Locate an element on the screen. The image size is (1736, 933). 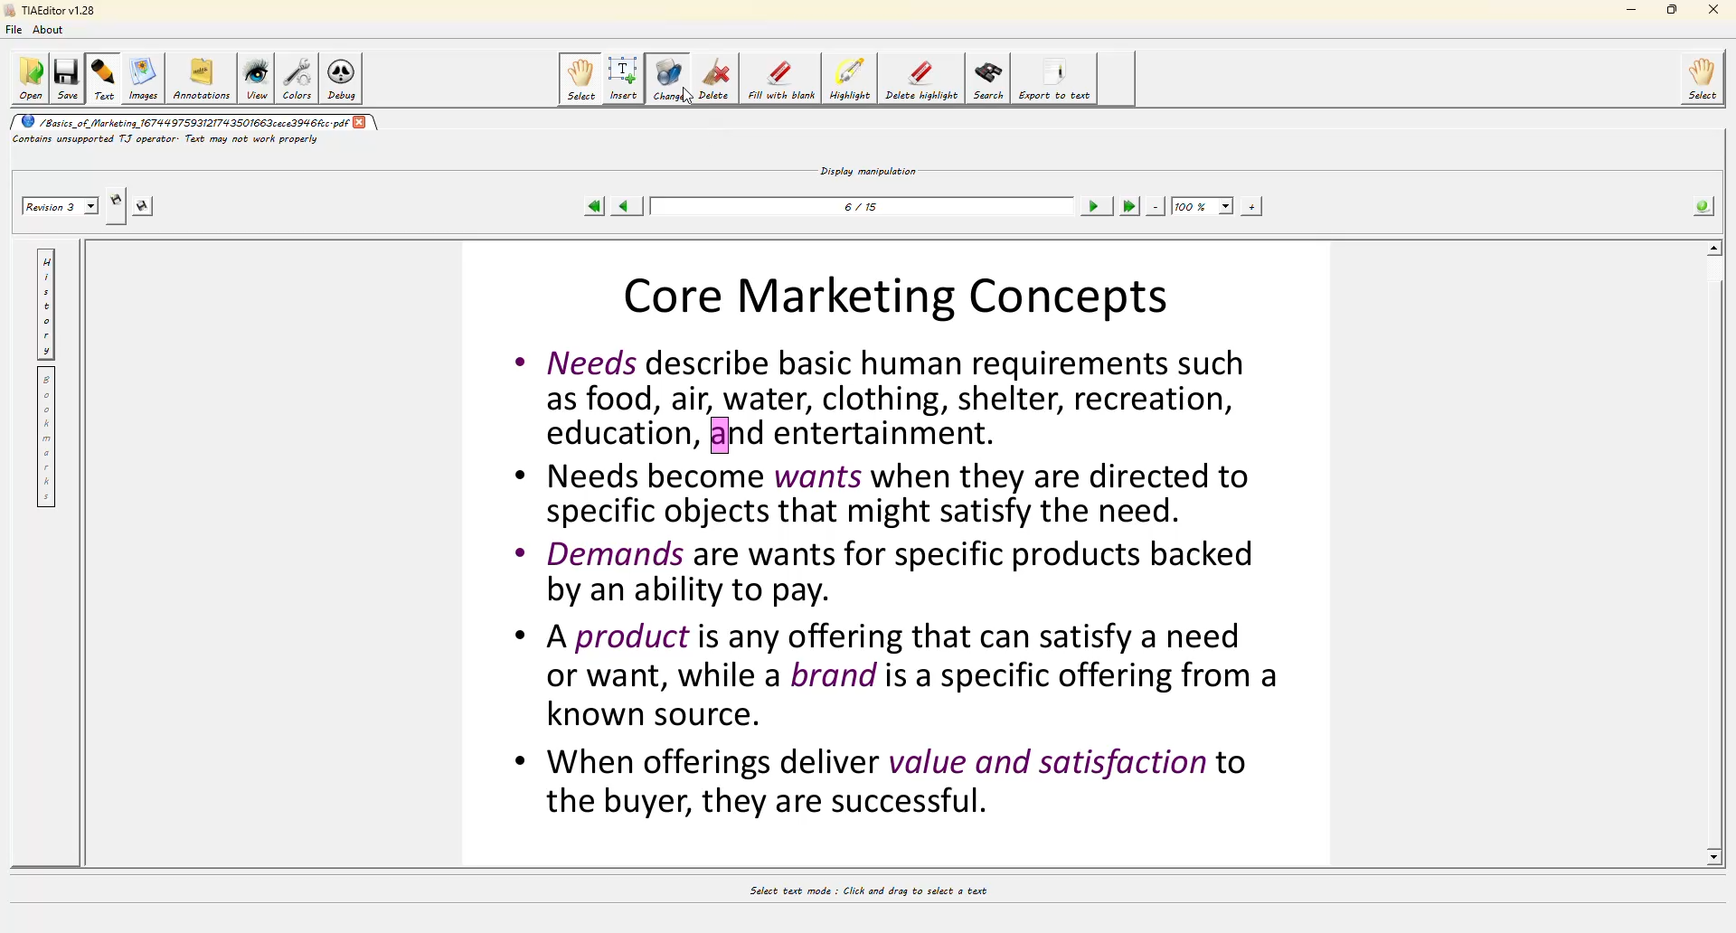
info is located at coordinates (1703, 207).